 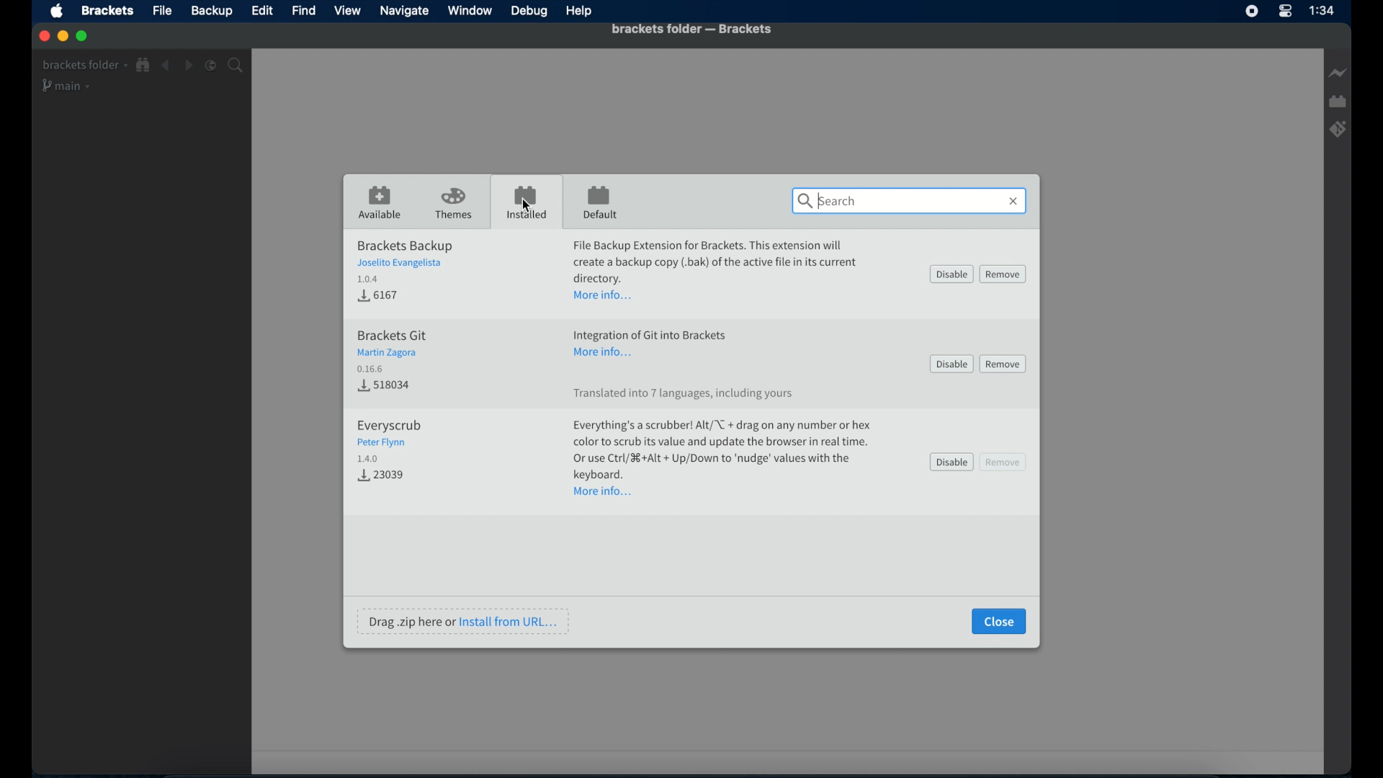 What do you see at coordinates (528, 205) in the screenshot?
I see `Cursor` at bounding box center [528, 205].